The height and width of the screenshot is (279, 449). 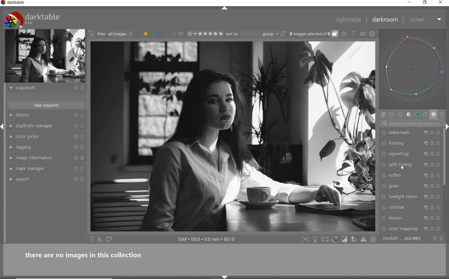 I want to click on show module, so click(x=10, y=148).